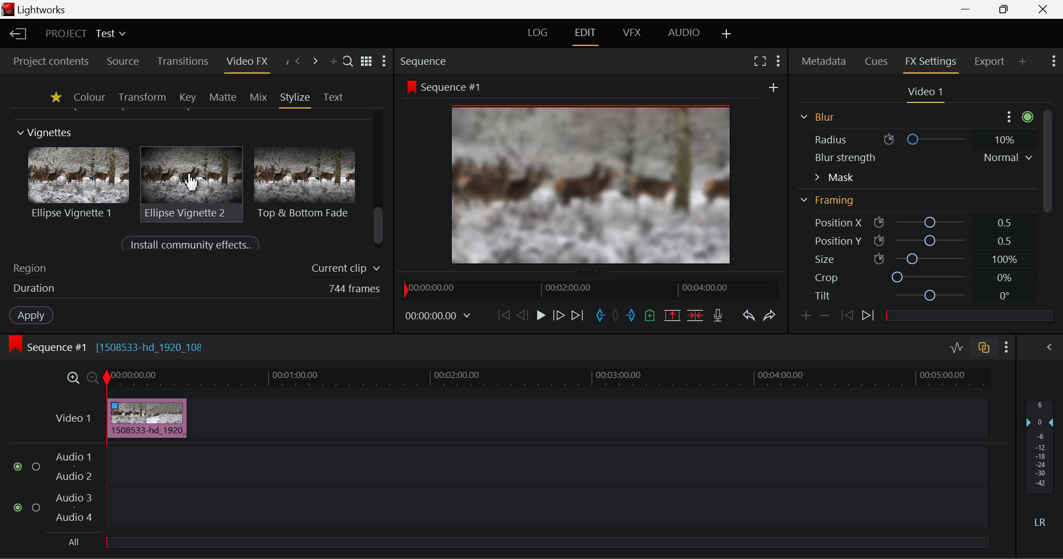 The image size is (1063, 559). I want to click on Ellipse Vignette 1, so click(80, 183).